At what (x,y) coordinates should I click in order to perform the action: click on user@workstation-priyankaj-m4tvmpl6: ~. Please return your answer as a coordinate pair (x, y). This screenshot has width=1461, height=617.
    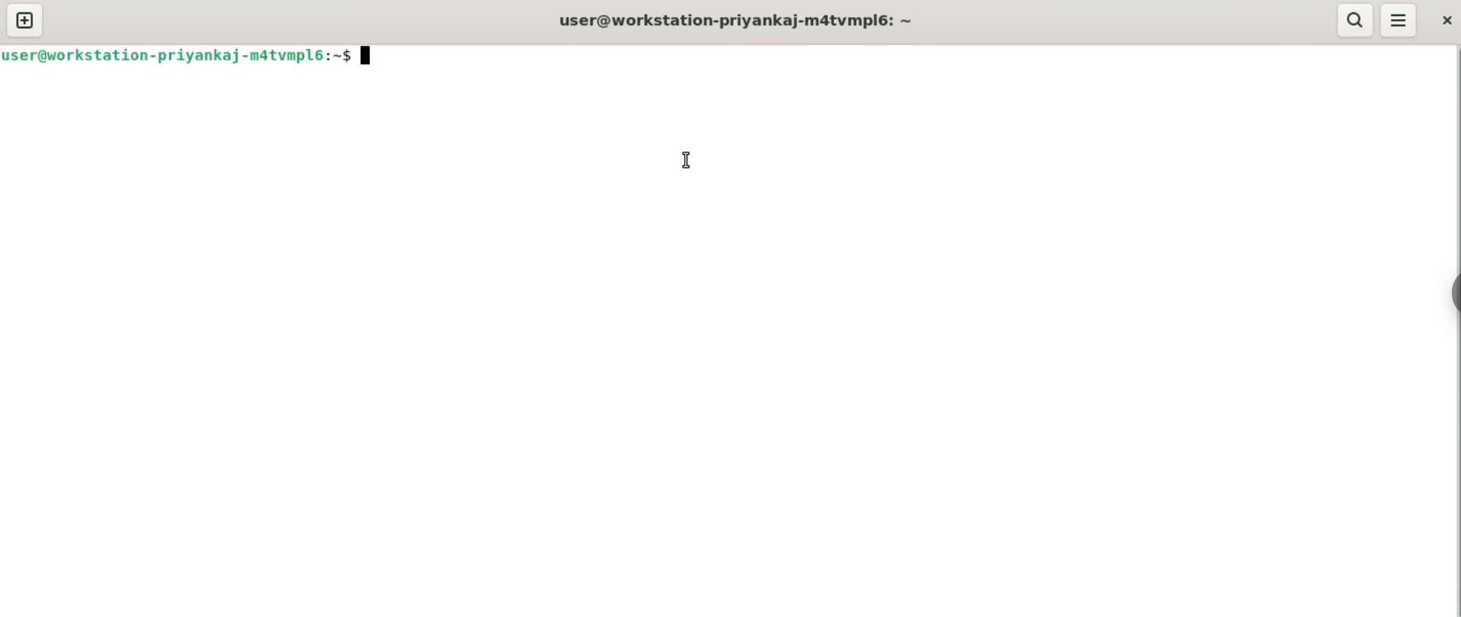
    Looking at the image, I should click on (743, 21).